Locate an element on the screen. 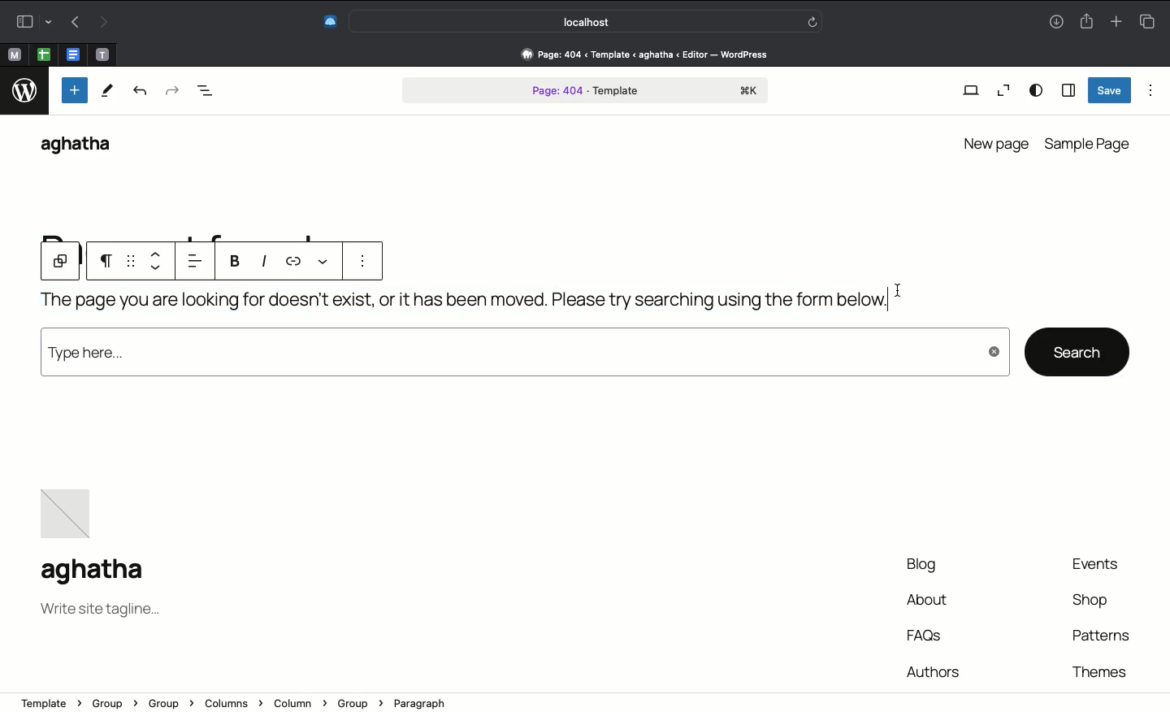 This screenshot has width=1170, height=712. theme is located at coordinates (1098, 669).